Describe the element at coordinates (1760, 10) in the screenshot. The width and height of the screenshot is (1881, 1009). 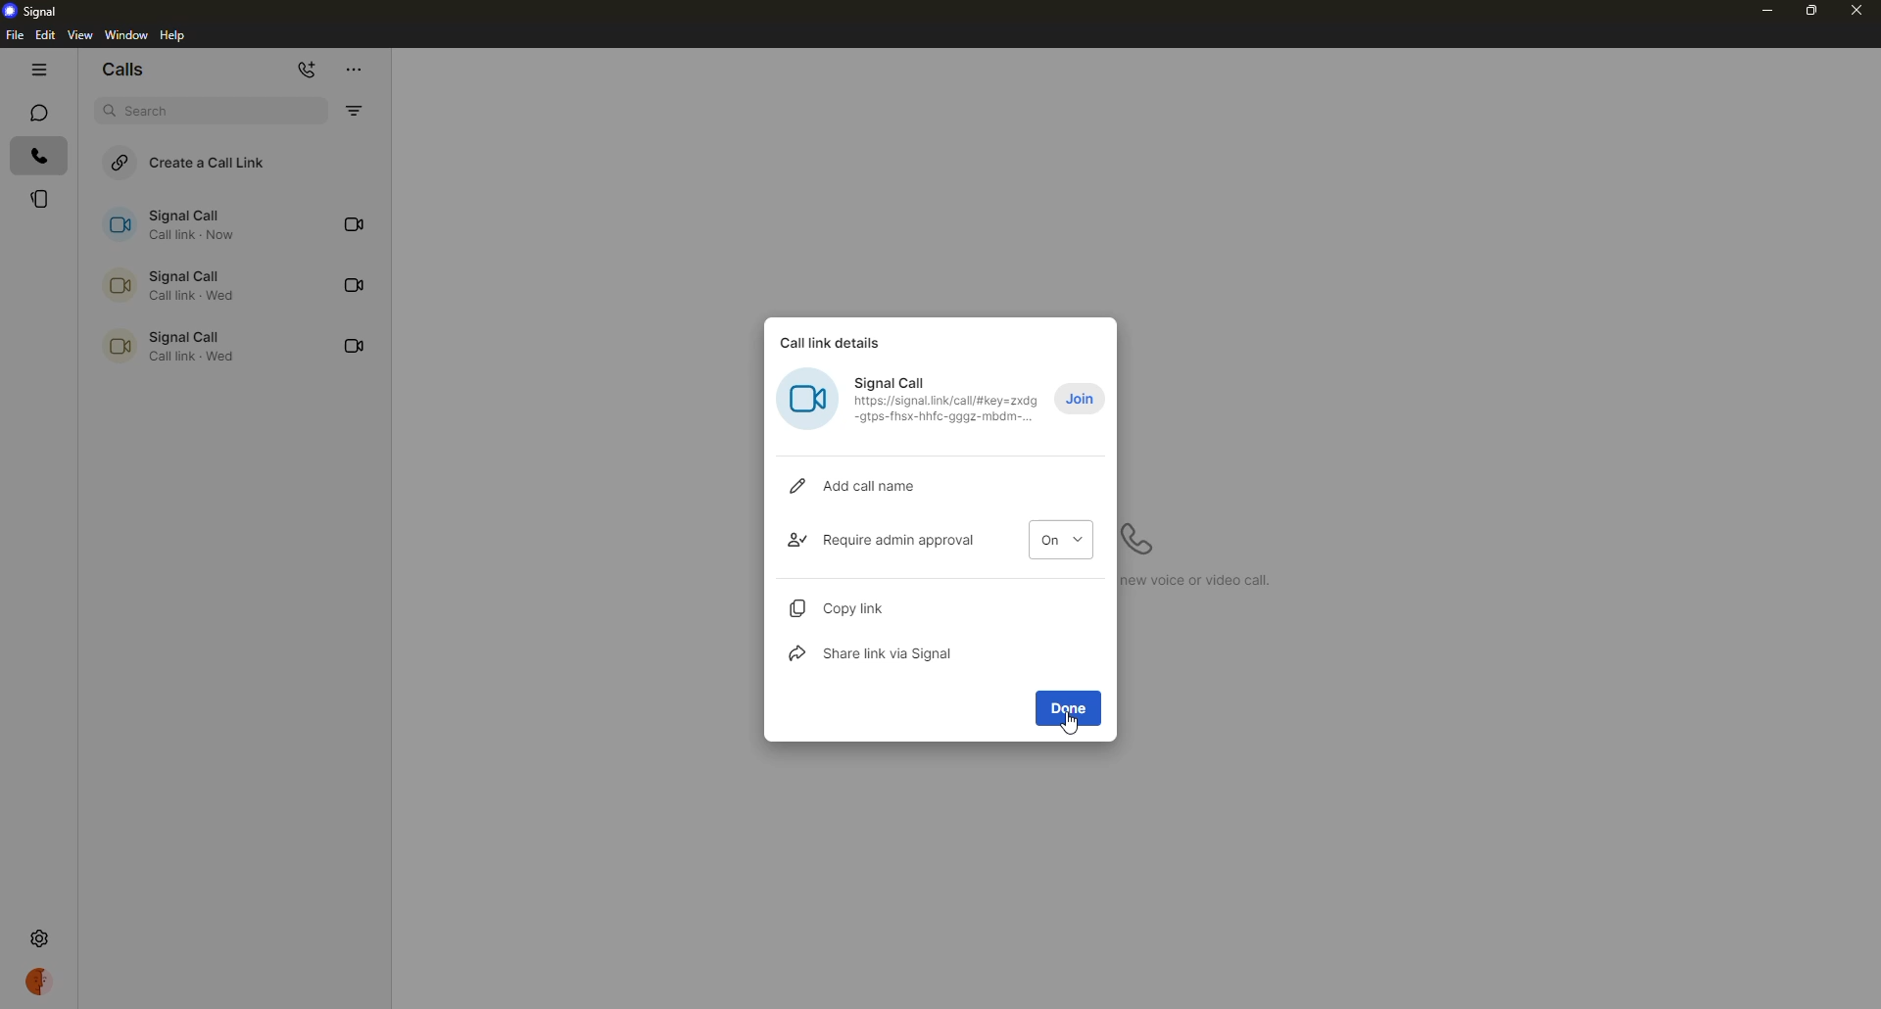
I see `` at that location.